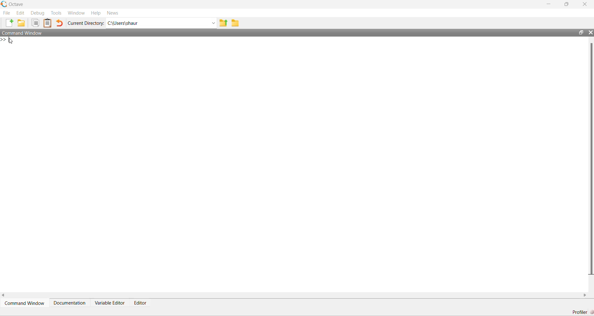 This screenshot has width=594, height=316. I want to click on scroll right, so click(585, 295).